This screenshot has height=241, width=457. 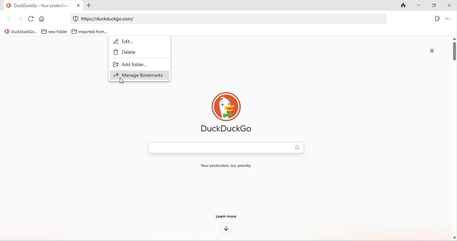 I want to click on minimize, so click(x=422, y=6).